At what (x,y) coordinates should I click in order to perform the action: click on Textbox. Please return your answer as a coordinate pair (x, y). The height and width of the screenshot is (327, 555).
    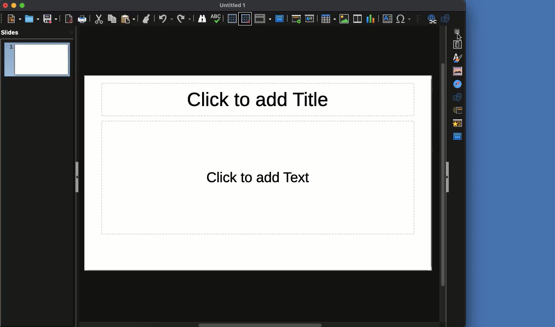
    Looking at the image, I should click on (388, 19).